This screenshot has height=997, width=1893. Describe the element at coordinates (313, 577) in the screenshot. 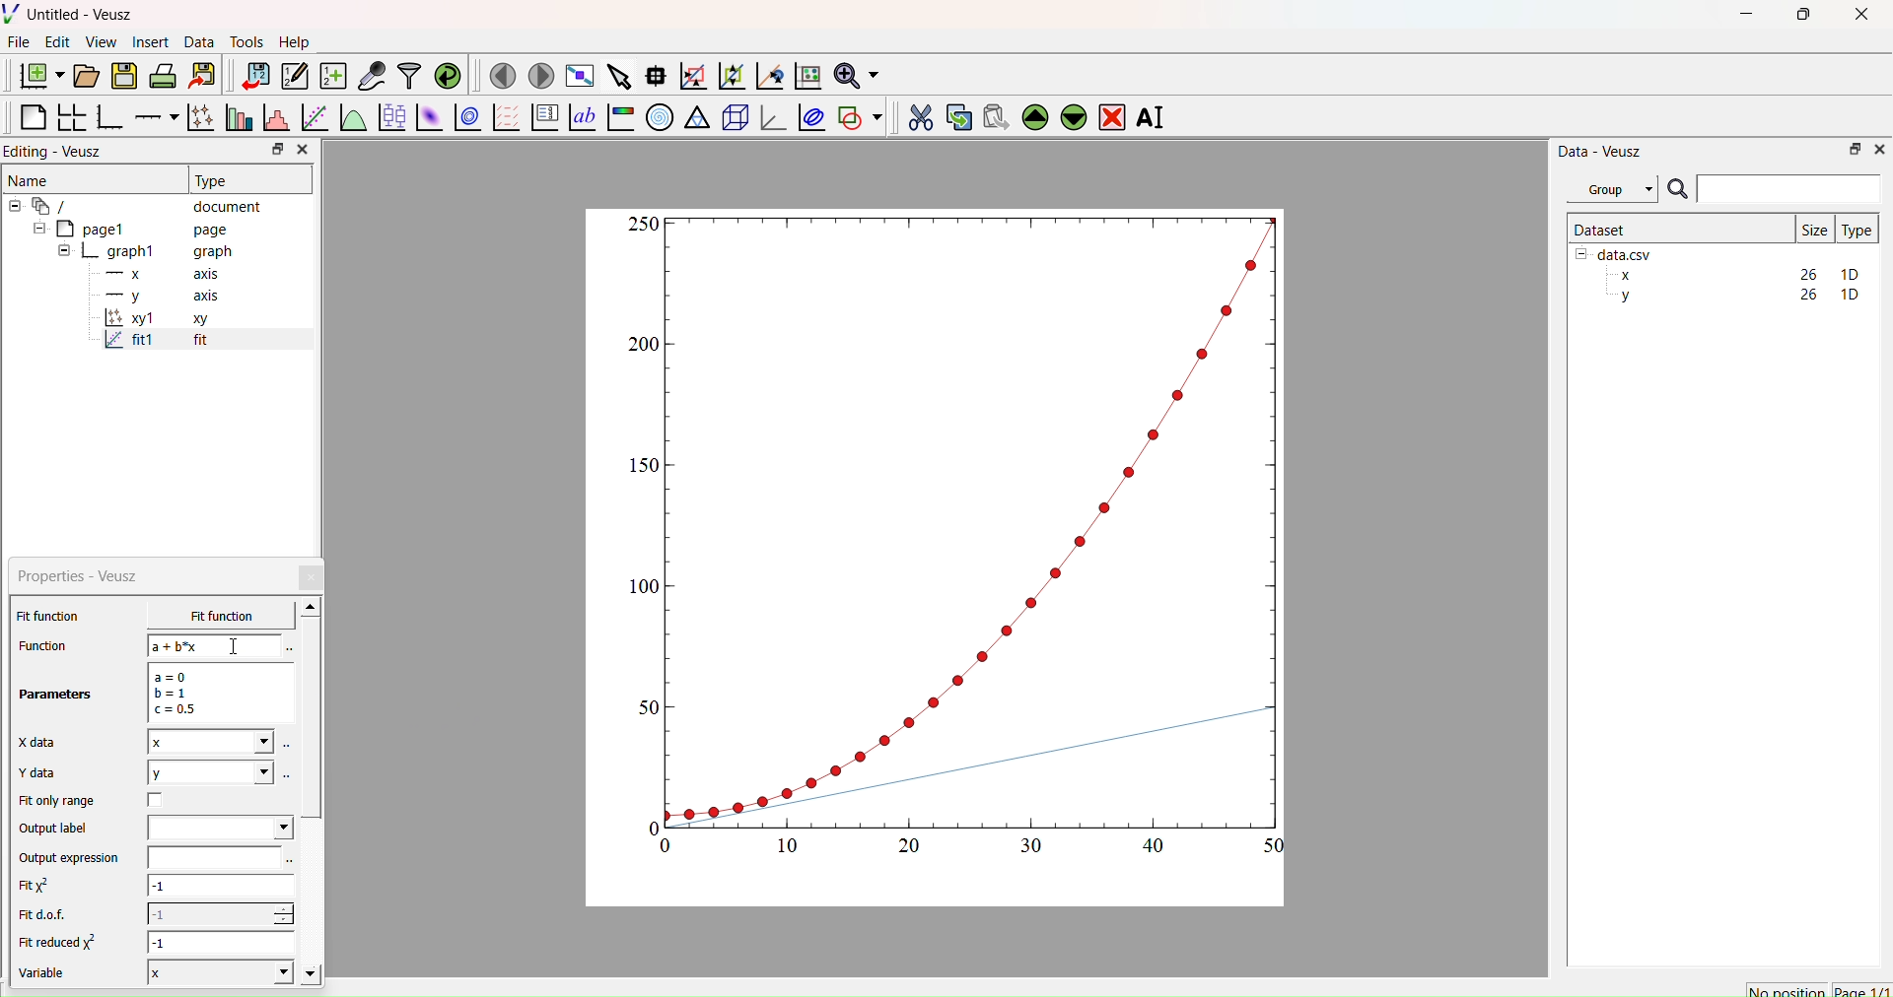

I see `Close` at that location.